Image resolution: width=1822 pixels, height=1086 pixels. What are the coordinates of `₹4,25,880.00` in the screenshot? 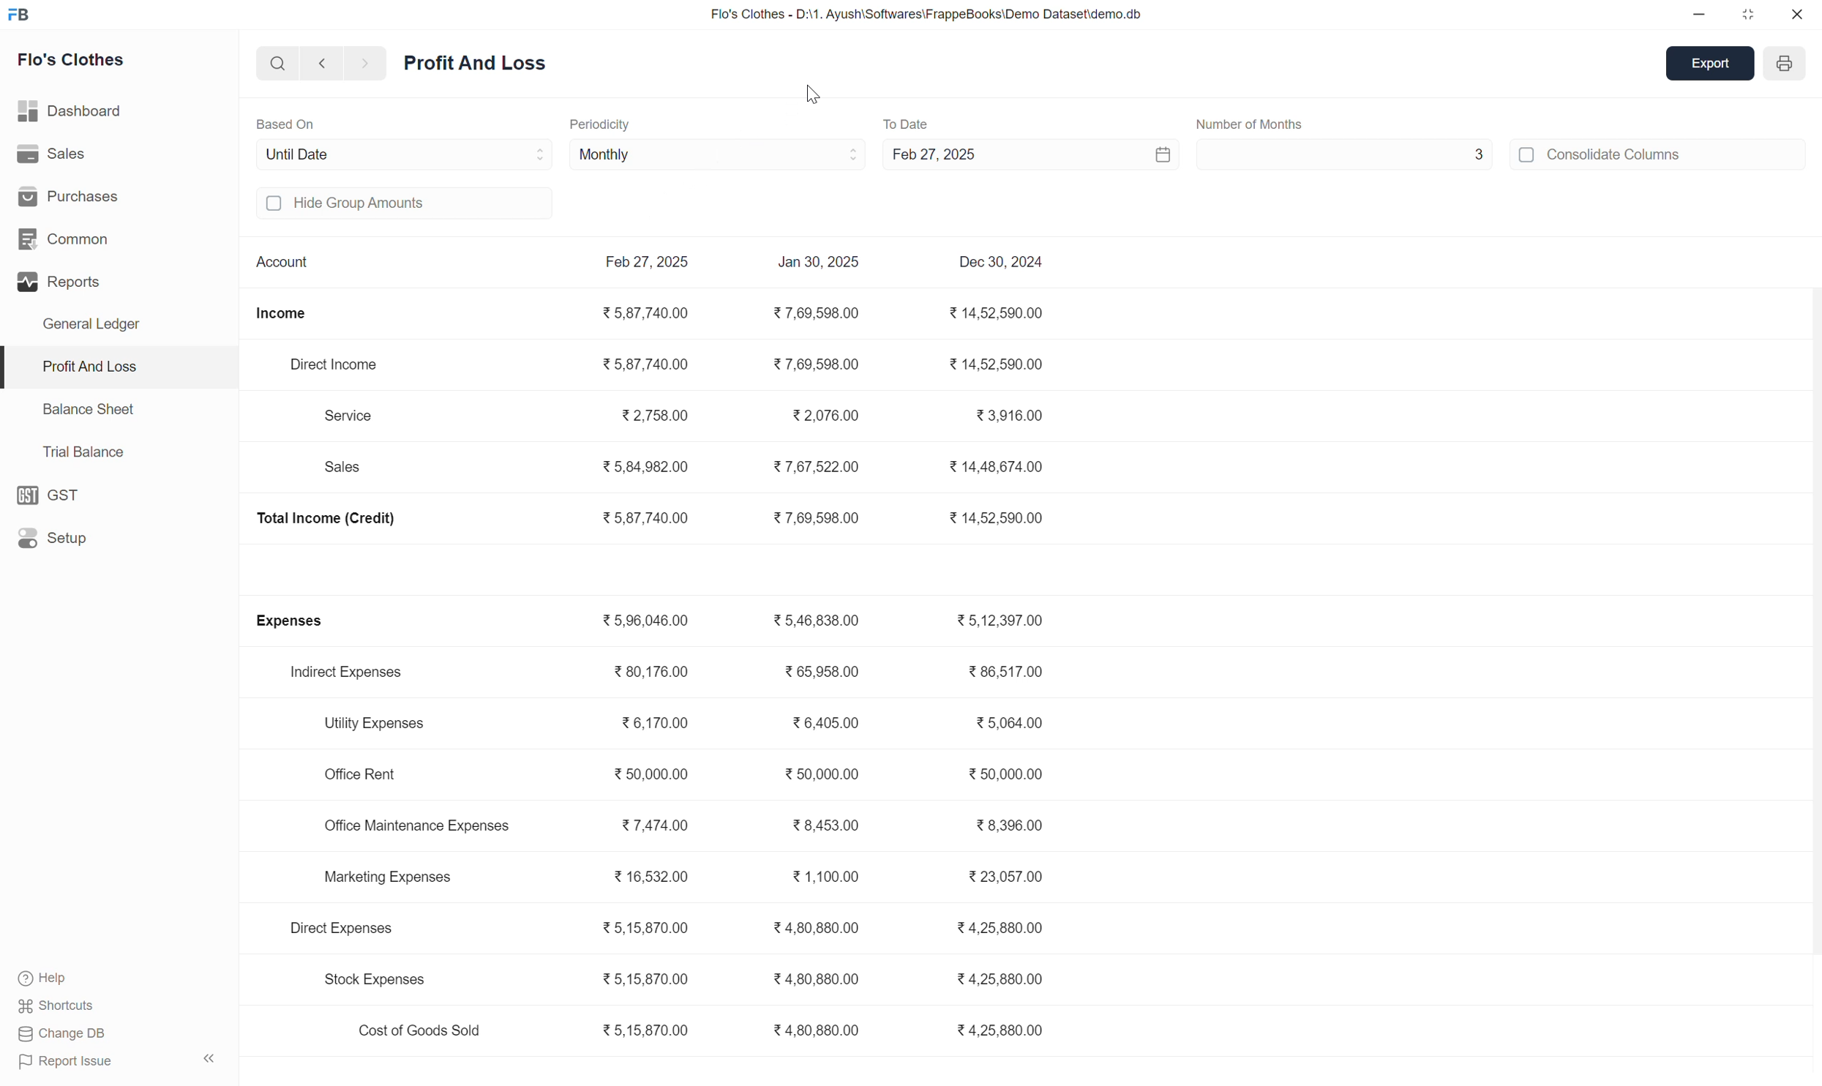 It's located at (1002, 978).